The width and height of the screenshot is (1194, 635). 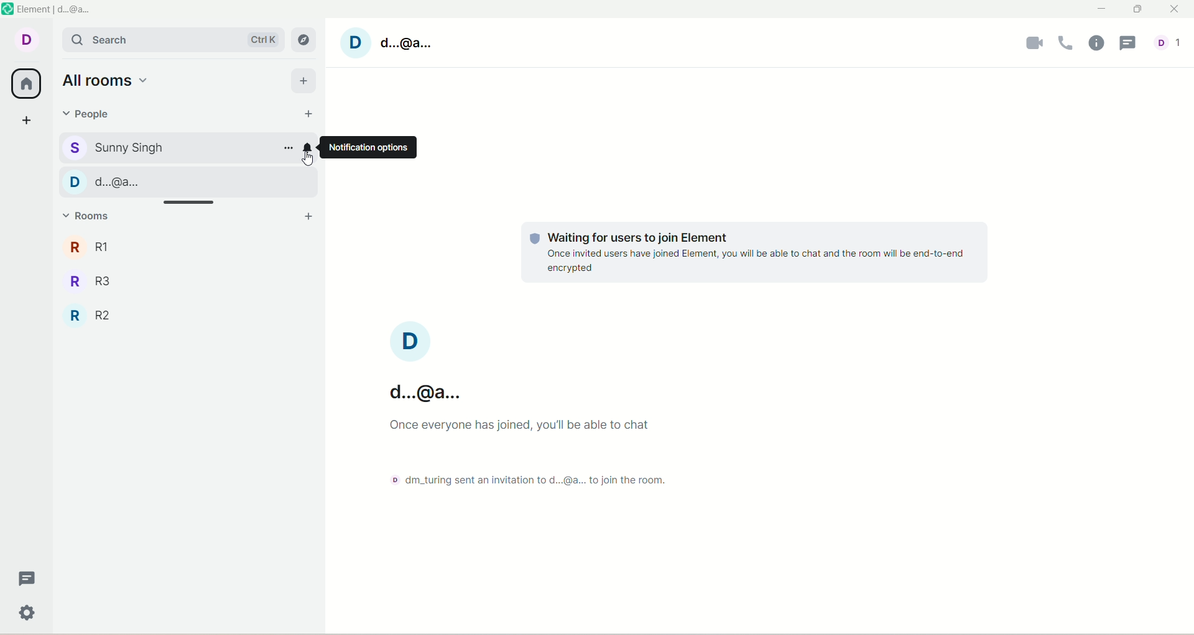 I want to click on all rooms, so click(x=111, y=83).